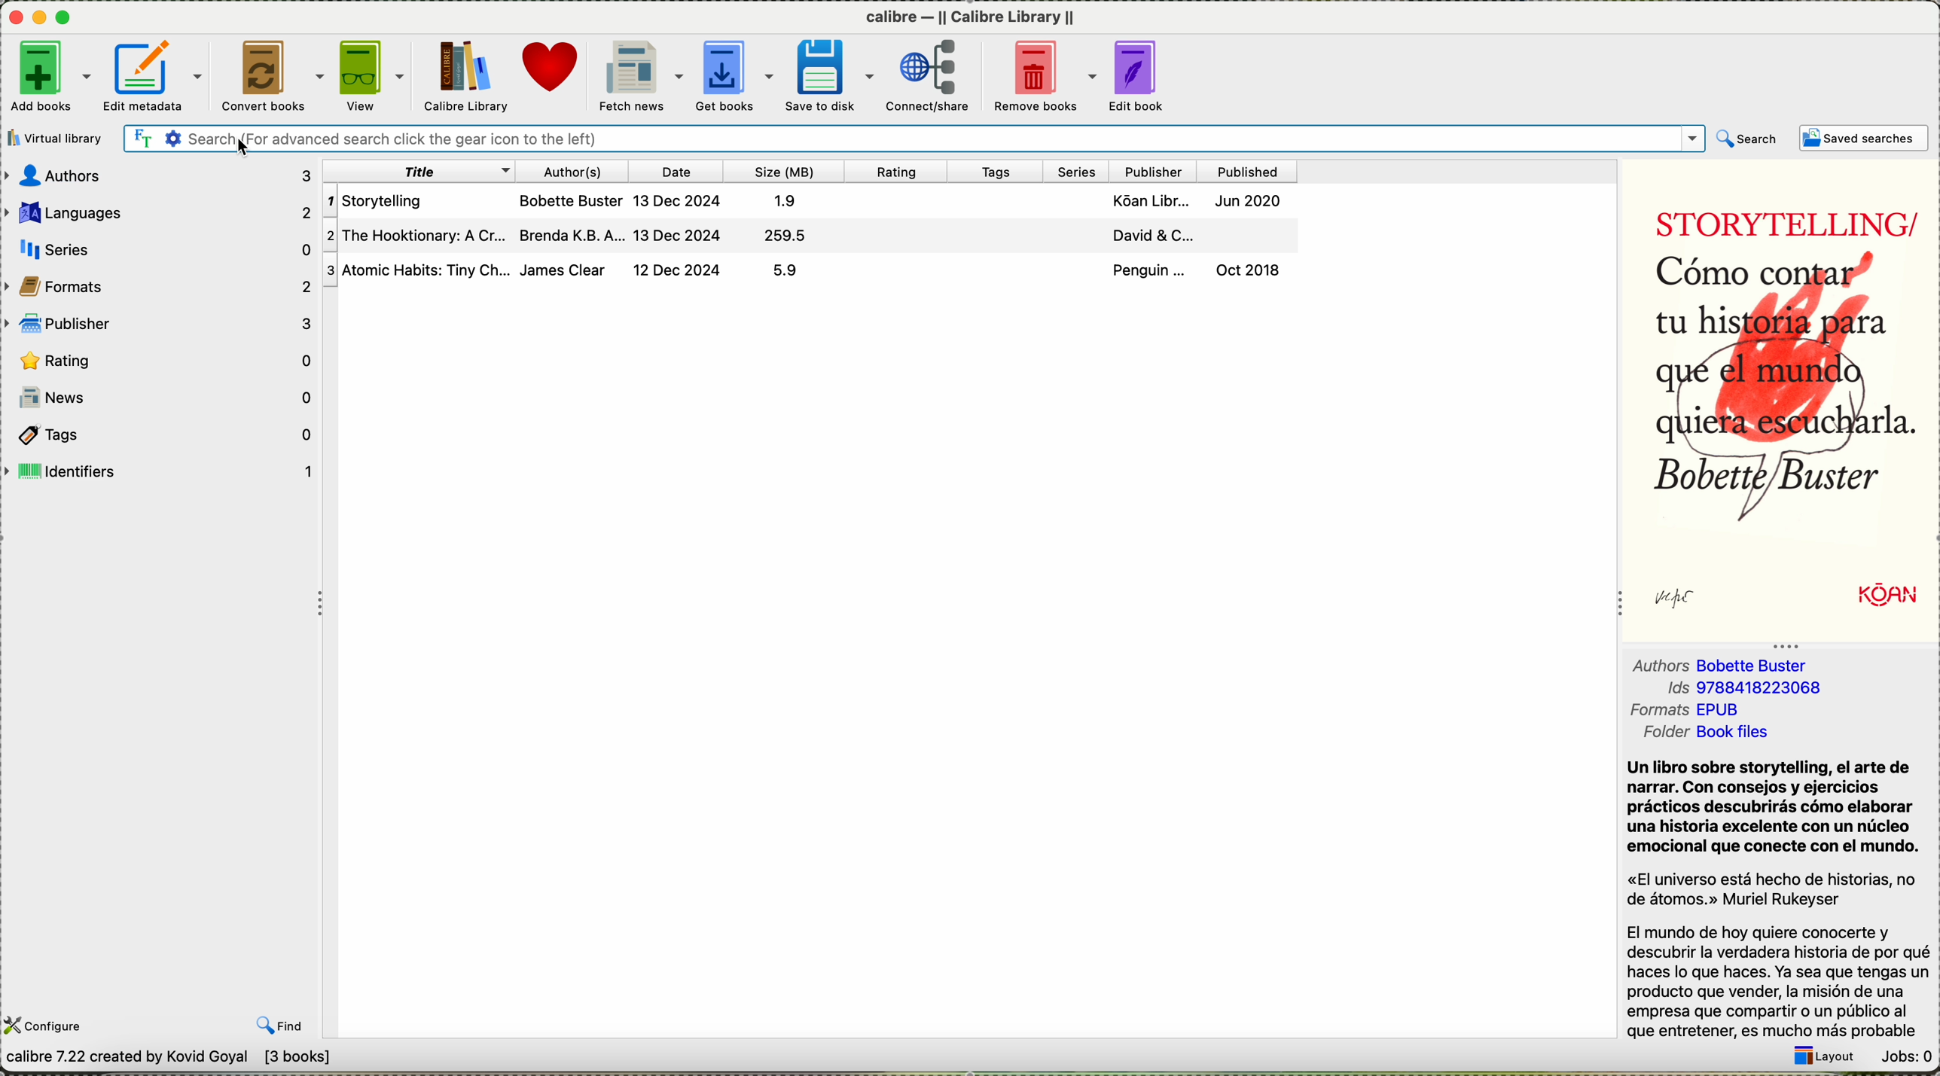  What do you see at coordinates (1747, 139) in the screenshot?
I see `search` at bounding box center [1747, 139].